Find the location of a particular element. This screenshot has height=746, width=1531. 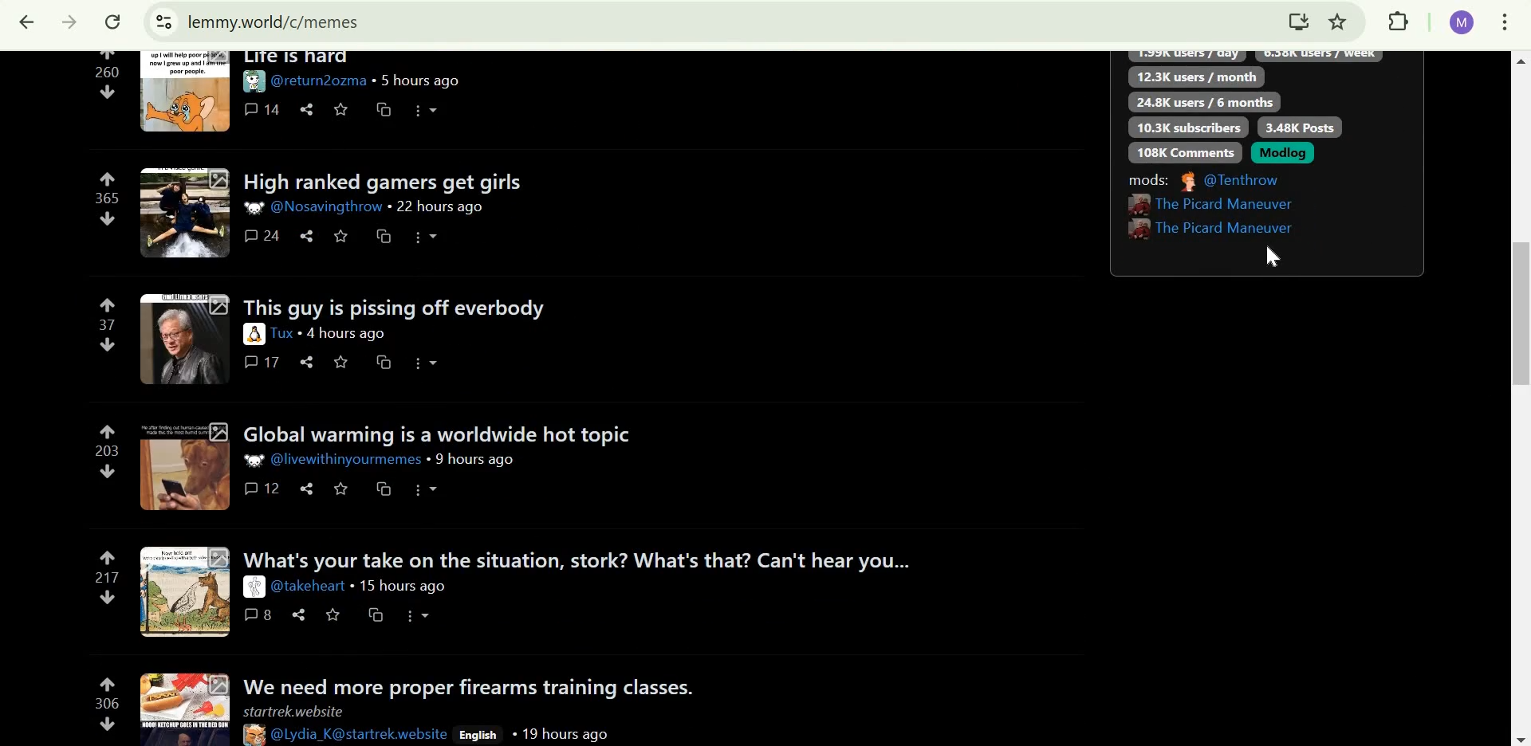

17 comments is located at coordinates (260, 362).